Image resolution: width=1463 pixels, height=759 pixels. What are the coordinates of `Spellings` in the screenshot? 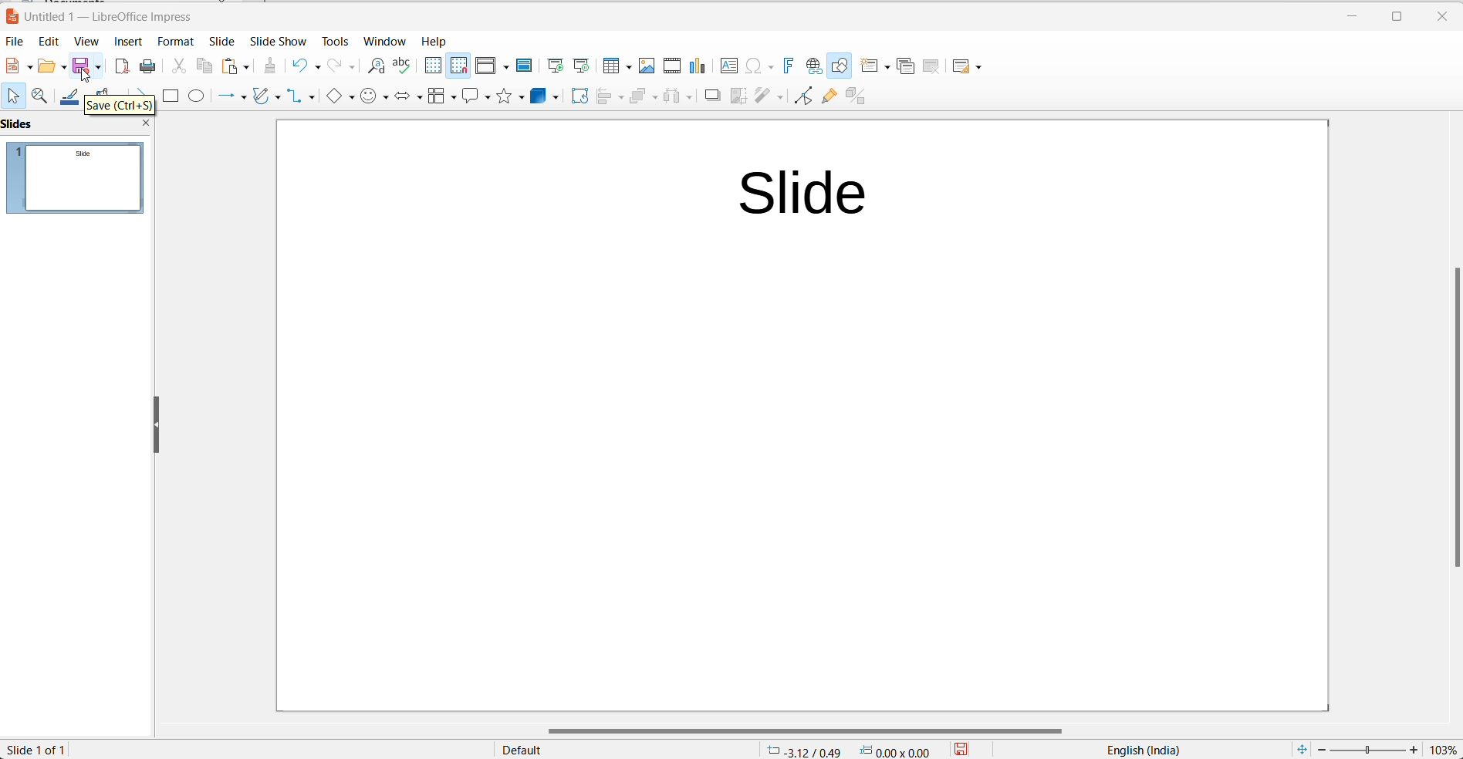 It's located at (399, 66).